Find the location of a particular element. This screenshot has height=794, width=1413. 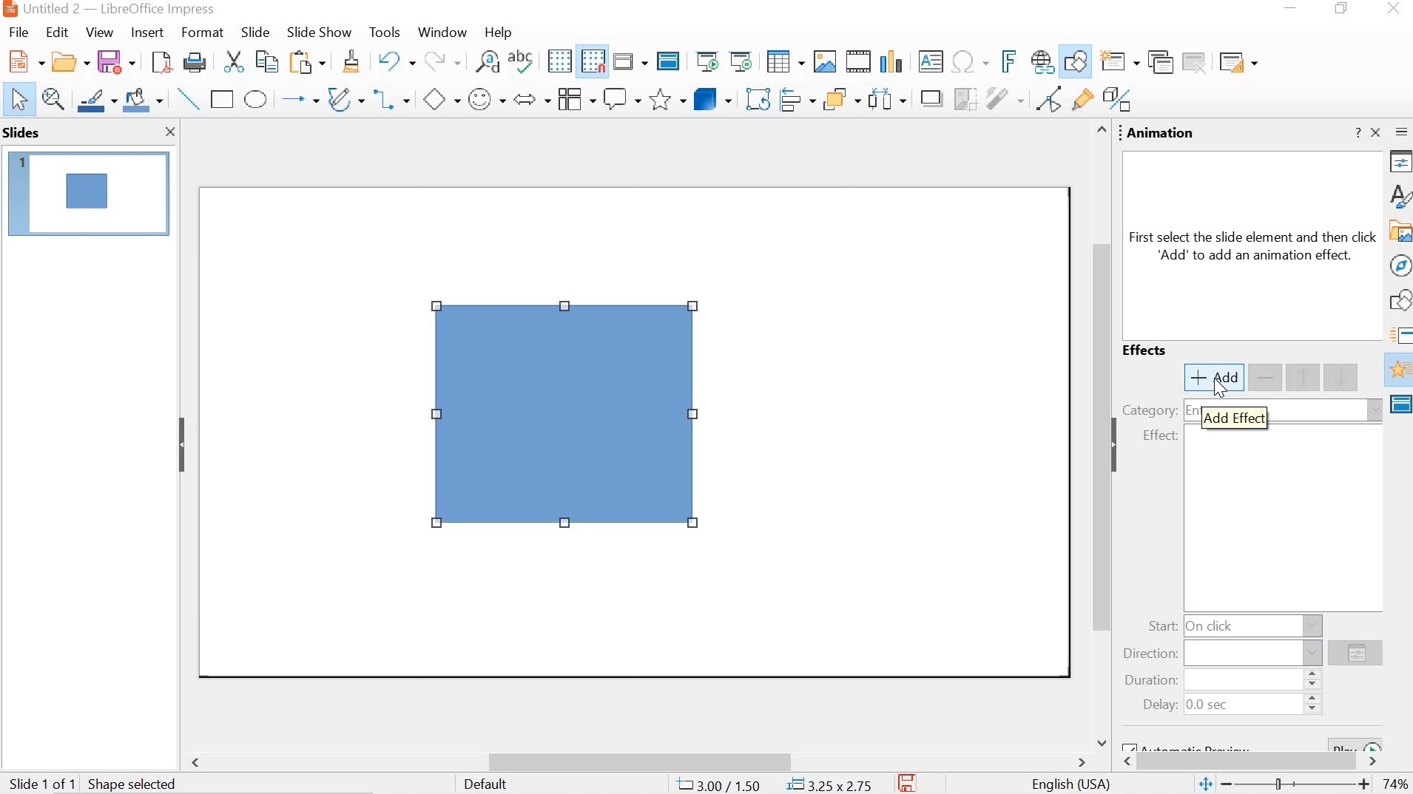

Move up is located at coordinates (1101, 130).